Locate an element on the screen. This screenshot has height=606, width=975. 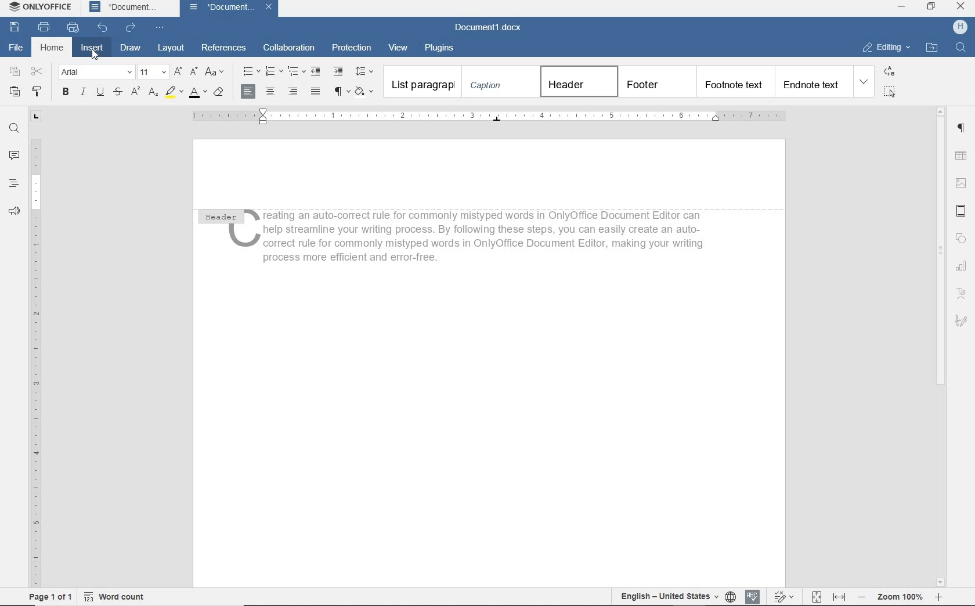
SIGNATURE is located at coordinates (962, 323).